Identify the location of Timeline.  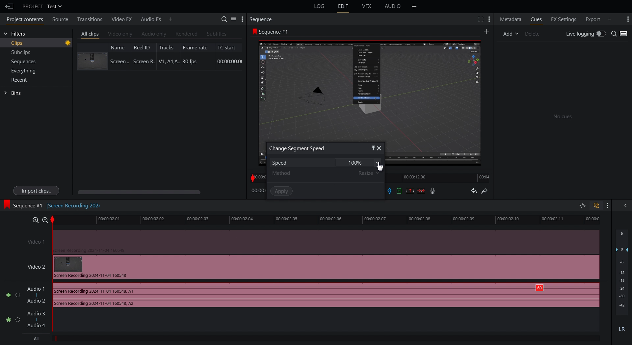
(331, 220).